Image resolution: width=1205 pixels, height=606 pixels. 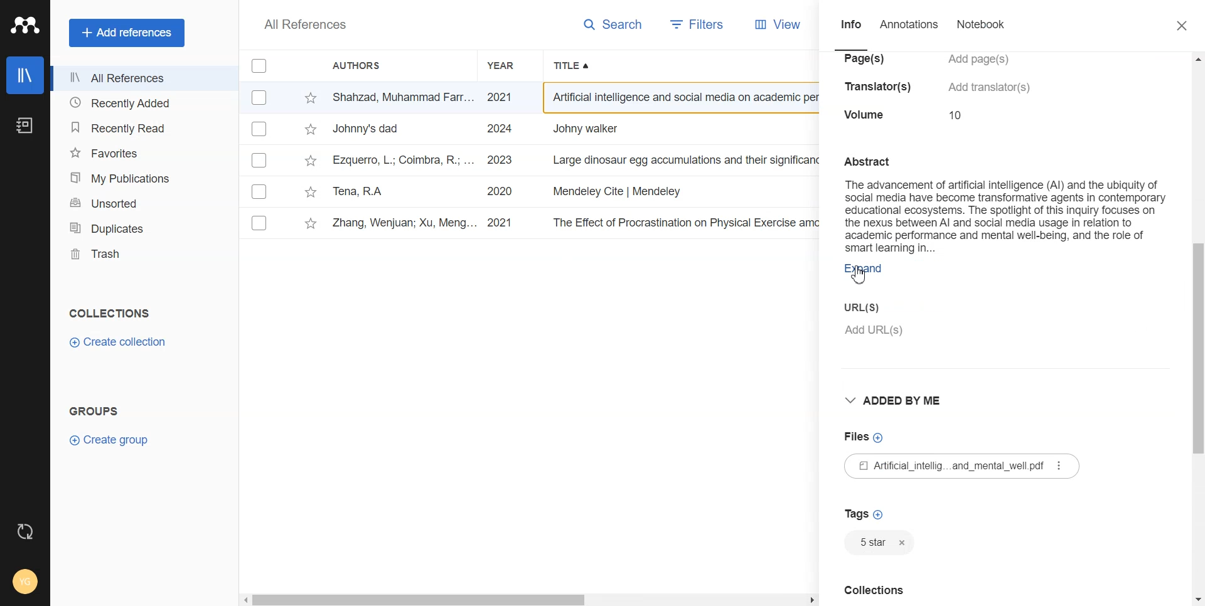 I want to click on Auto Sync, so click(x=25, y=531).